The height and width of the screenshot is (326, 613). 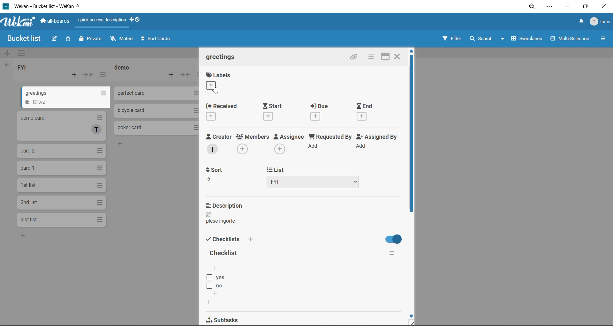 I want to click on list actions, so click(x=103, y=75).